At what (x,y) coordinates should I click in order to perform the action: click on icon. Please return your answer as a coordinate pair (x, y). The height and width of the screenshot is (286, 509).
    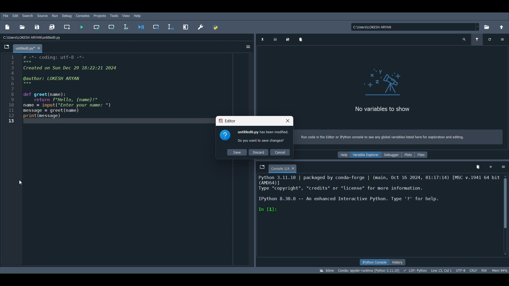
    Looking at the image, I should click on (223, 135).